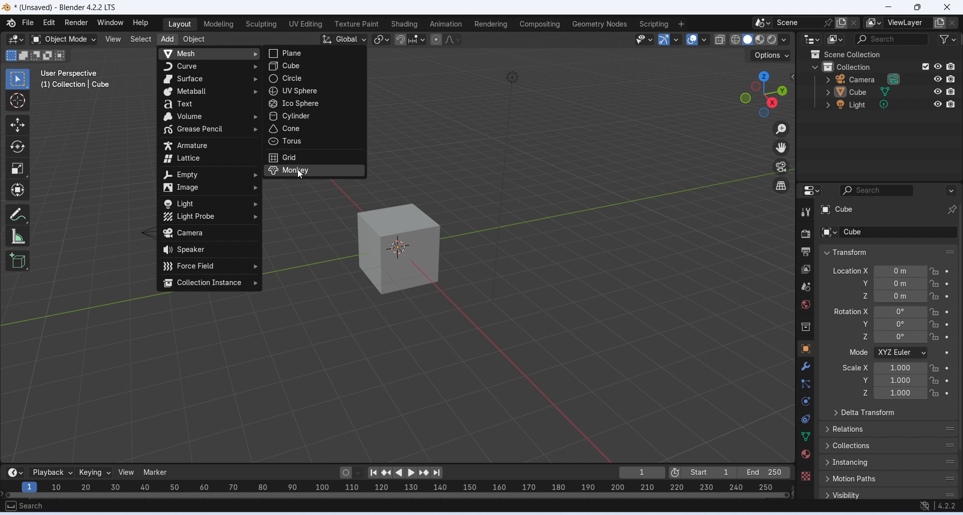 The width and height of the screenshot is (963, 515). I want to click on UV editing, so click(305, 24).